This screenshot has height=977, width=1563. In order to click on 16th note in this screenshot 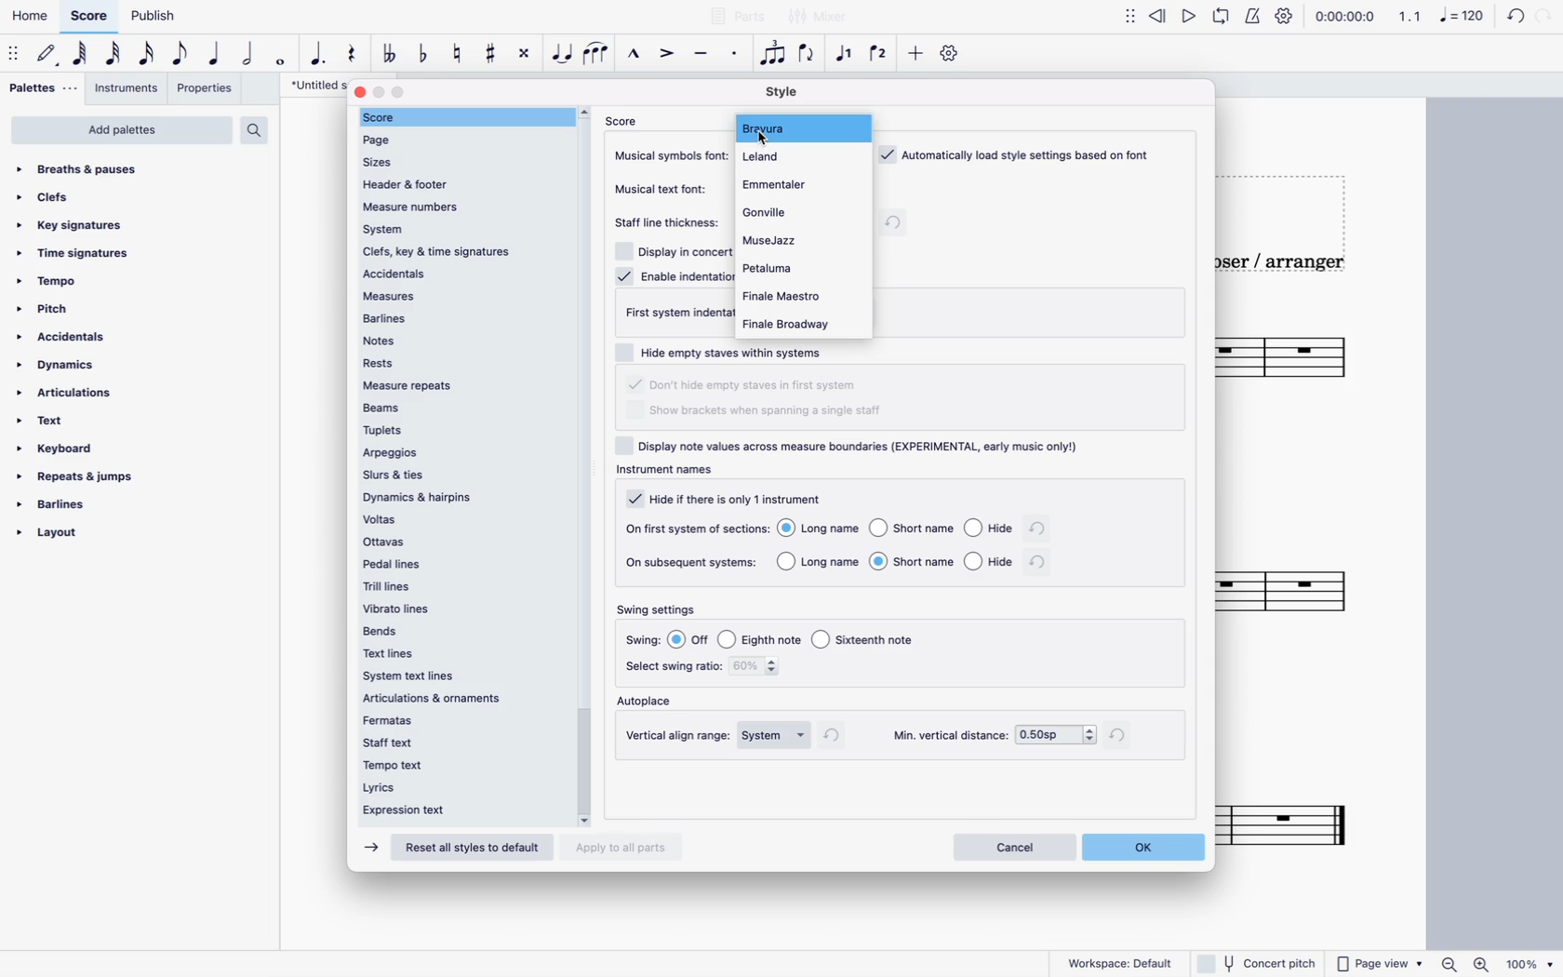, I will do `click(150, 58)`.